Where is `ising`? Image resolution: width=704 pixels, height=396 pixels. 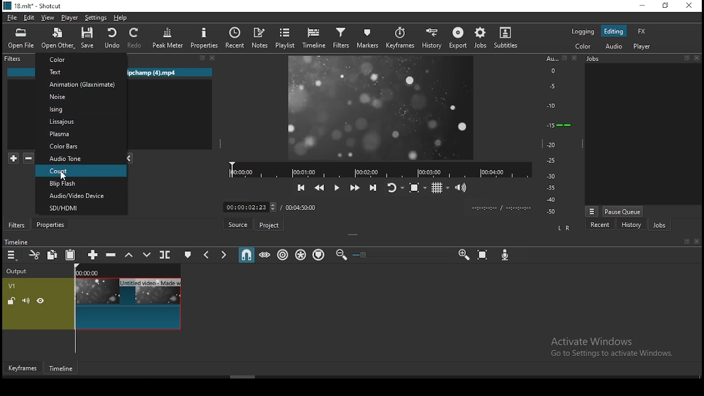 ising is located at coordinates (81, 109).